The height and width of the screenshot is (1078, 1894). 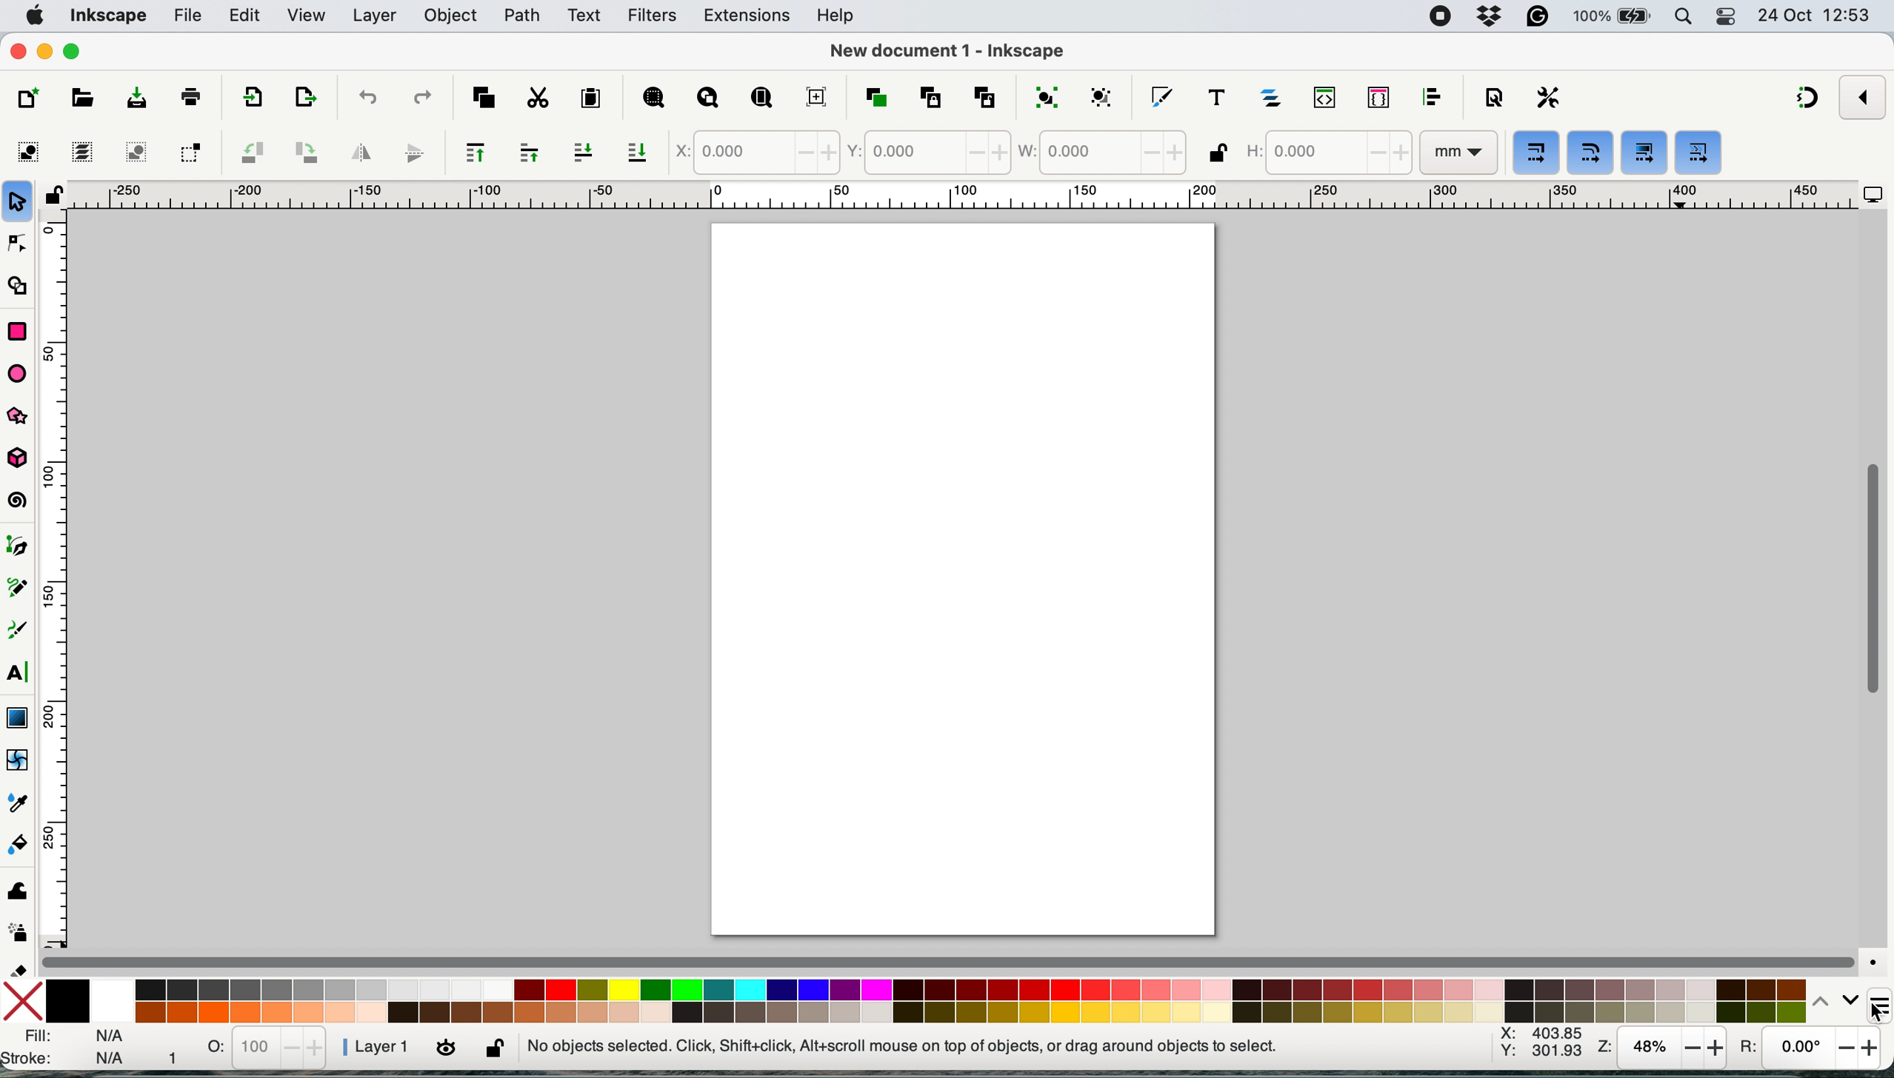 What do you see at coordinates (587, 152) in the screenshot?
I see `lower selection one step` at bounding box center [587, 152].